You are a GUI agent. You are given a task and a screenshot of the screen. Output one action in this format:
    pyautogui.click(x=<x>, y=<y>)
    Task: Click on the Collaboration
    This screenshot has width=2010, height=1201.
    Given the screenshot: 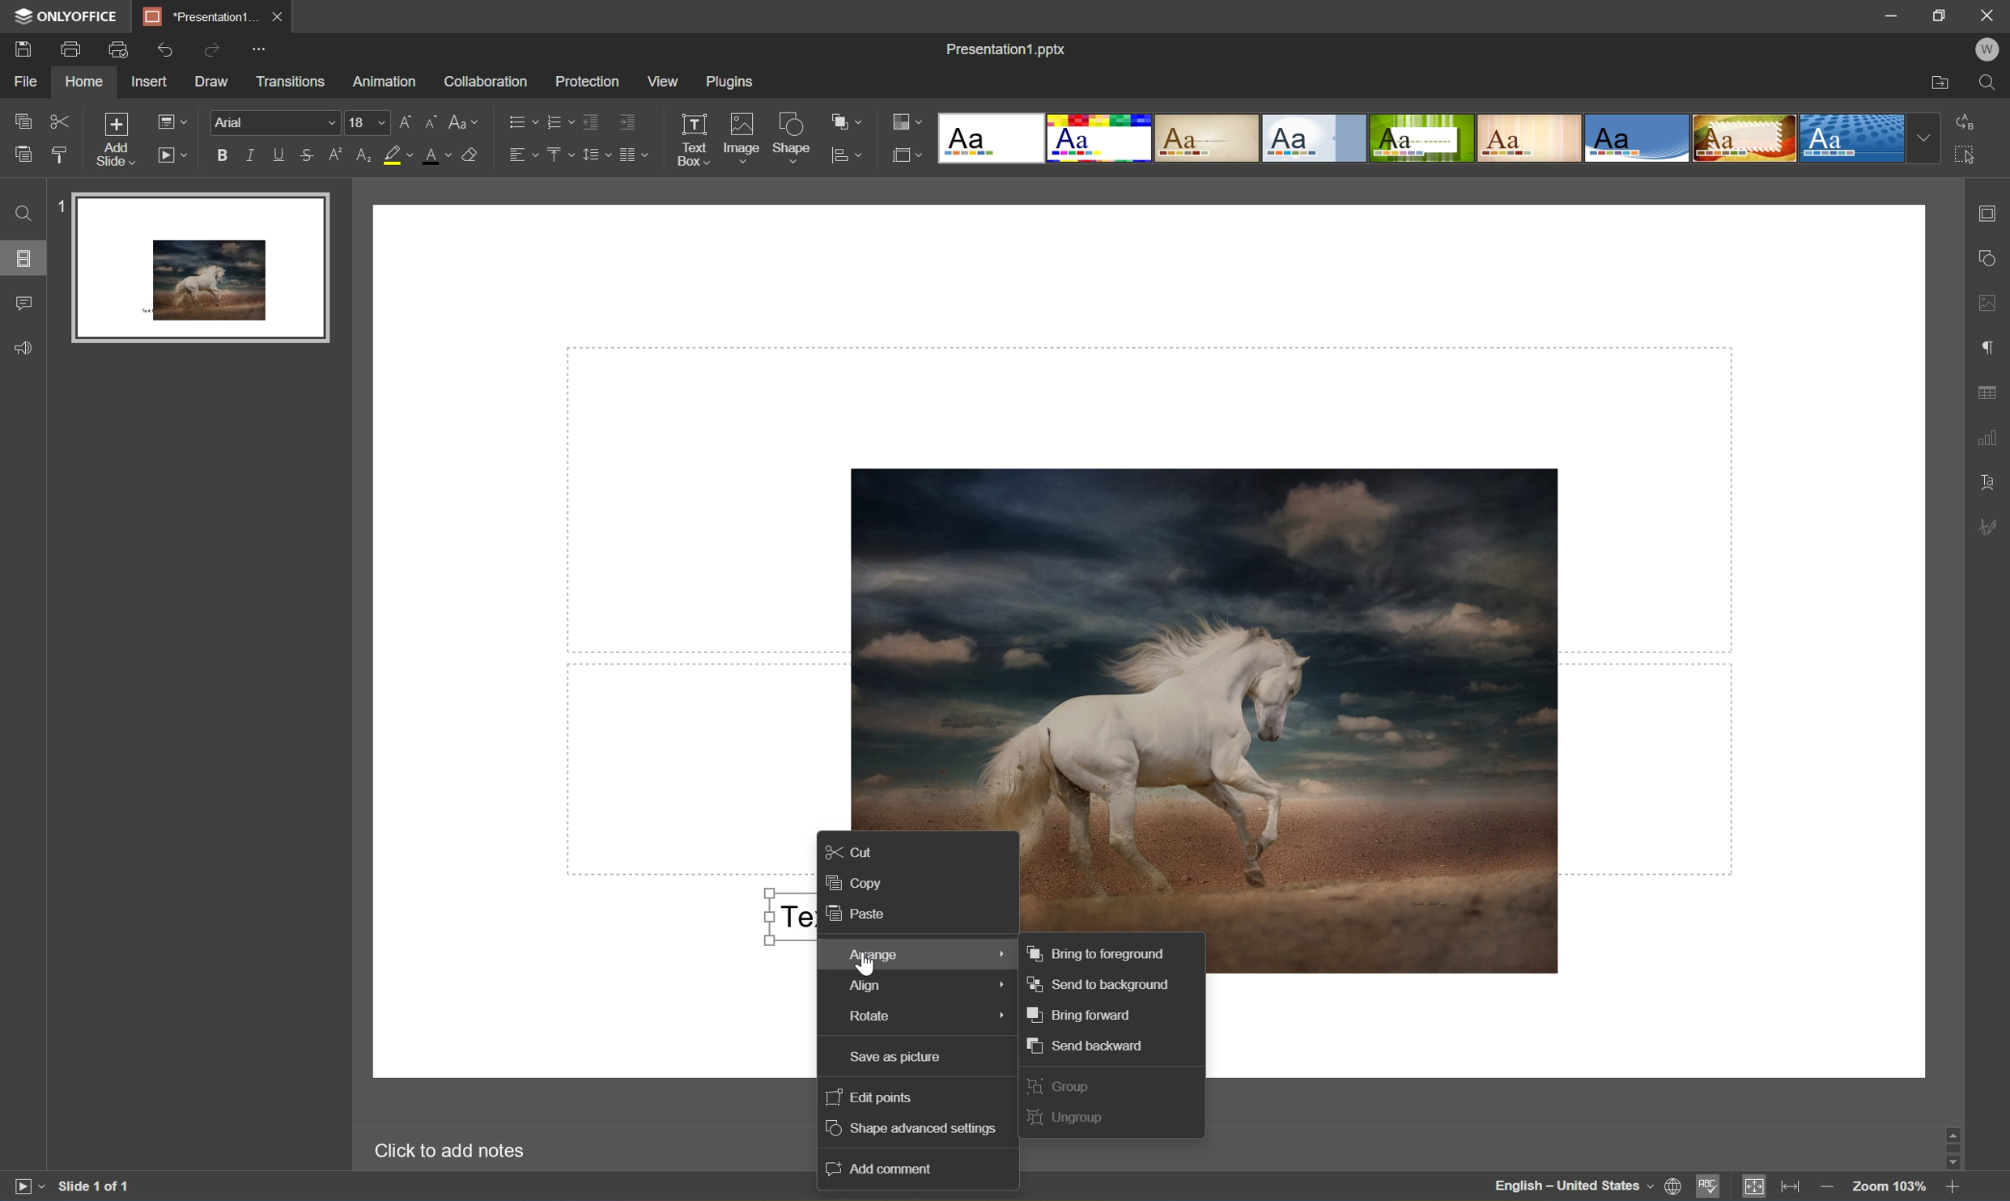 What is the action you would take?
    pyautogui.click(x=487, y=84)
    